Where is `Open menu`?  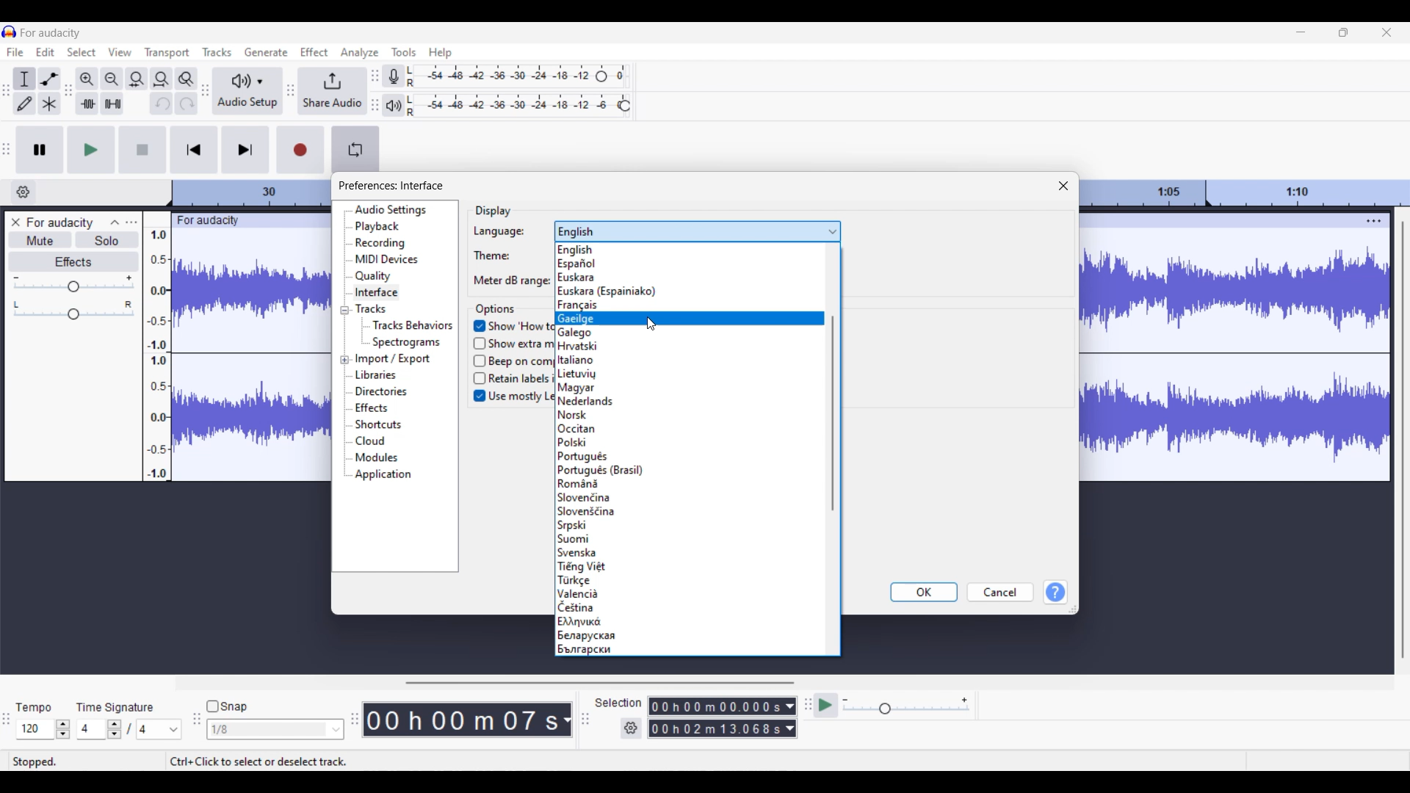 Open menu is located at coordinates (131, 223).